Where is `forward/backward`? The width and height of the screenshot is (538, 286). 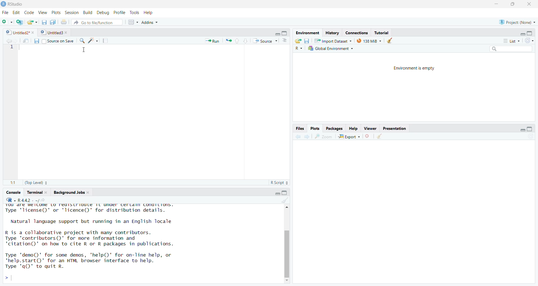 forward/backward is located at coordinates (10, 41).